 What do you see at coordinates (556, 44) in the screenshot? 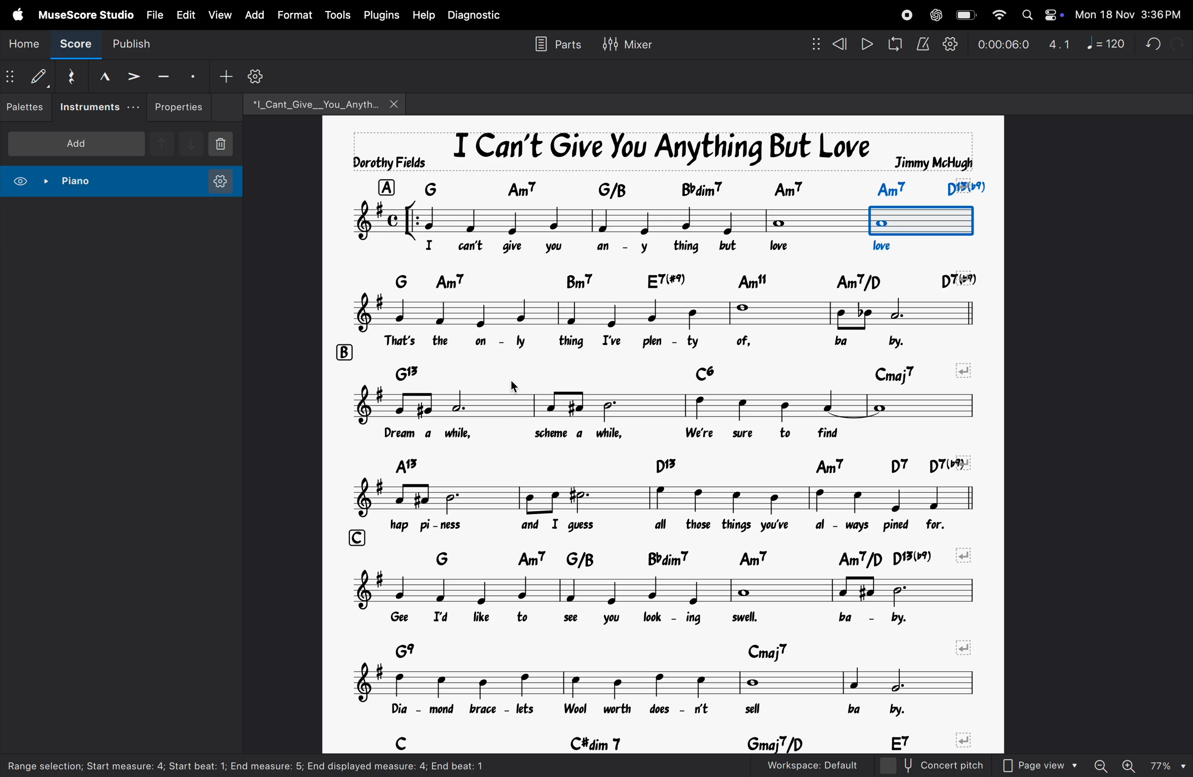
I see `parts` at bounding box center [556, 44].